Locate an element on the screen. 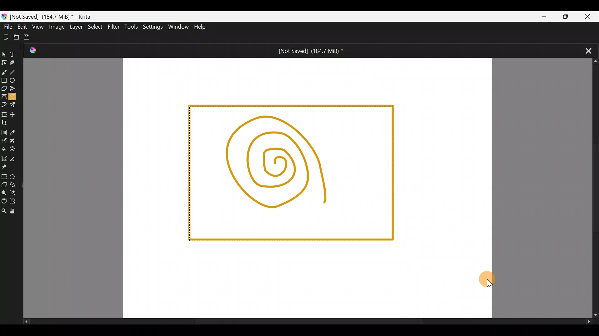  Spiral shape is located at coordinates (283, 165).